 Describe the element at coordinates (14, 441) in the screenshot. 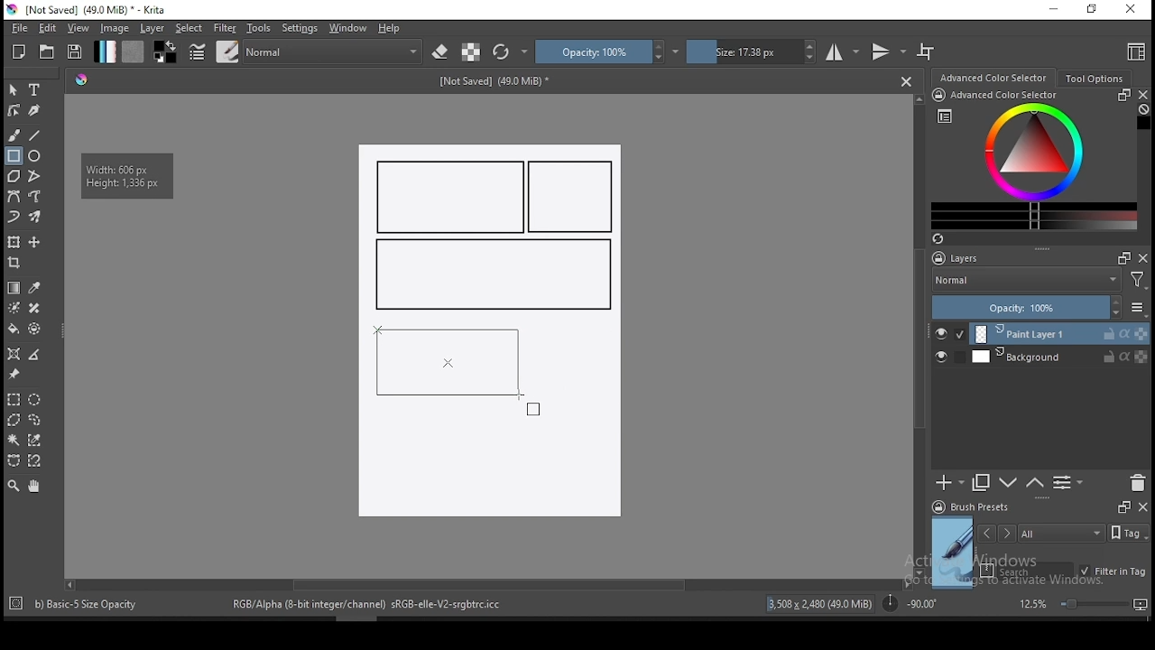

I see `contiguous selection tool` at that location.